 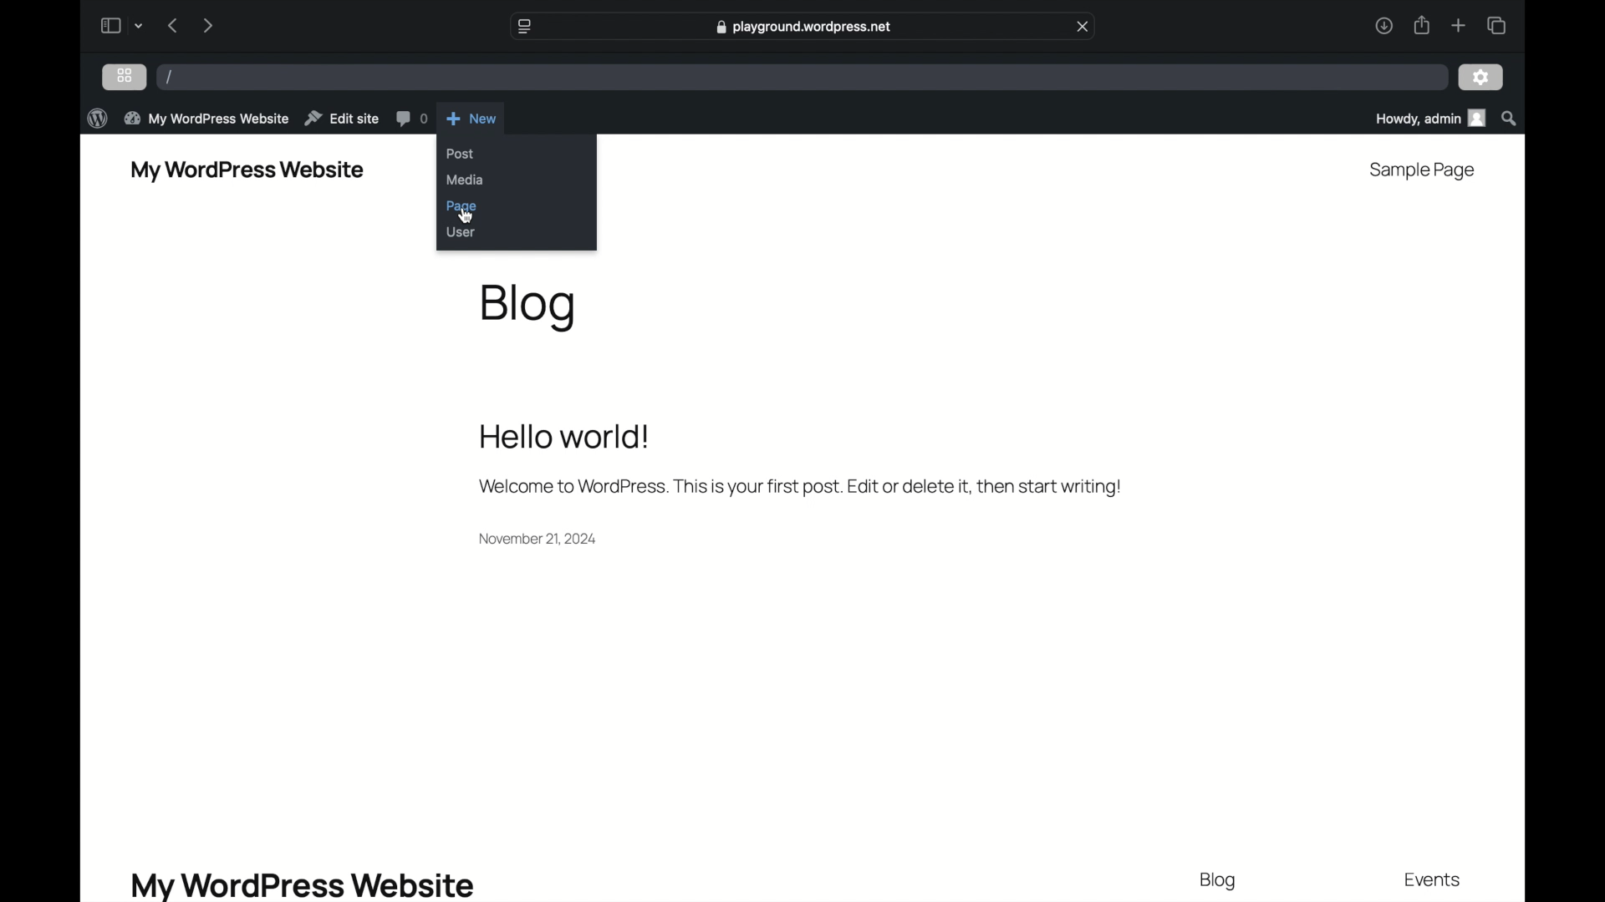 What do you see at coordinates (1459, 26) in the screenshot?
I see `new tab` at bounding box center [1459, 26].